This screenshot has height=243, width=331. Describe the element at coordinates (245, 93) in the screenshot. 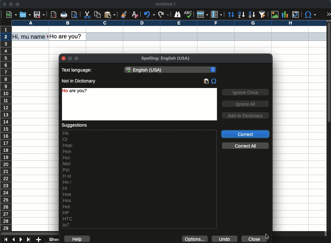

I see `ignore once` at that location.